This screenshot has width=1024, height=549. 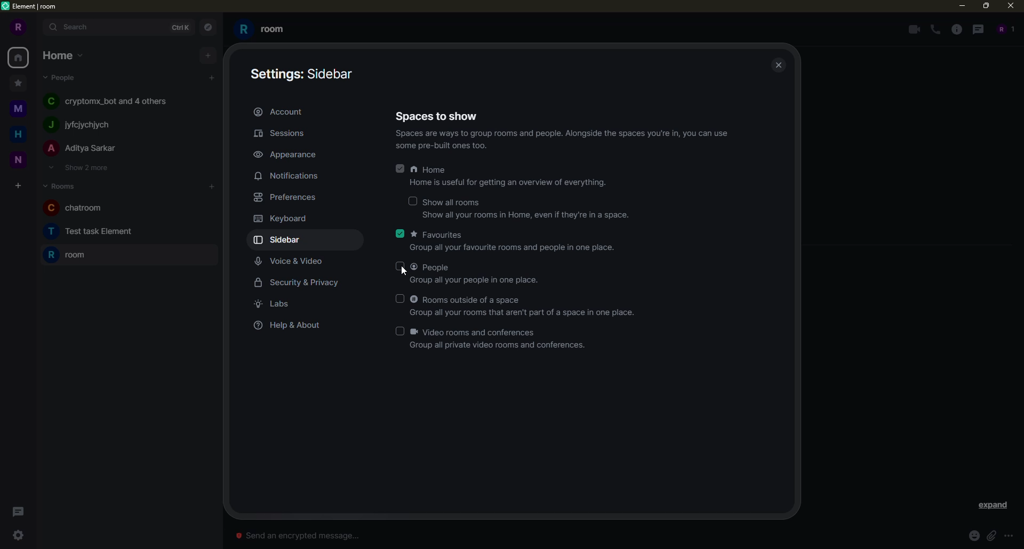 I want to click on ctrlK, so click(x=181, y=28).